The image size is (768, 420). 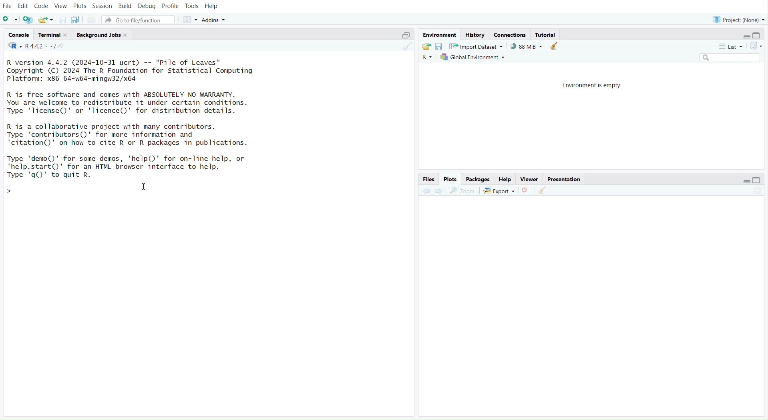 What do you see at coordinates (79, 6) in the screenshot?
I see `Plots` at bounding box center [79, 6].